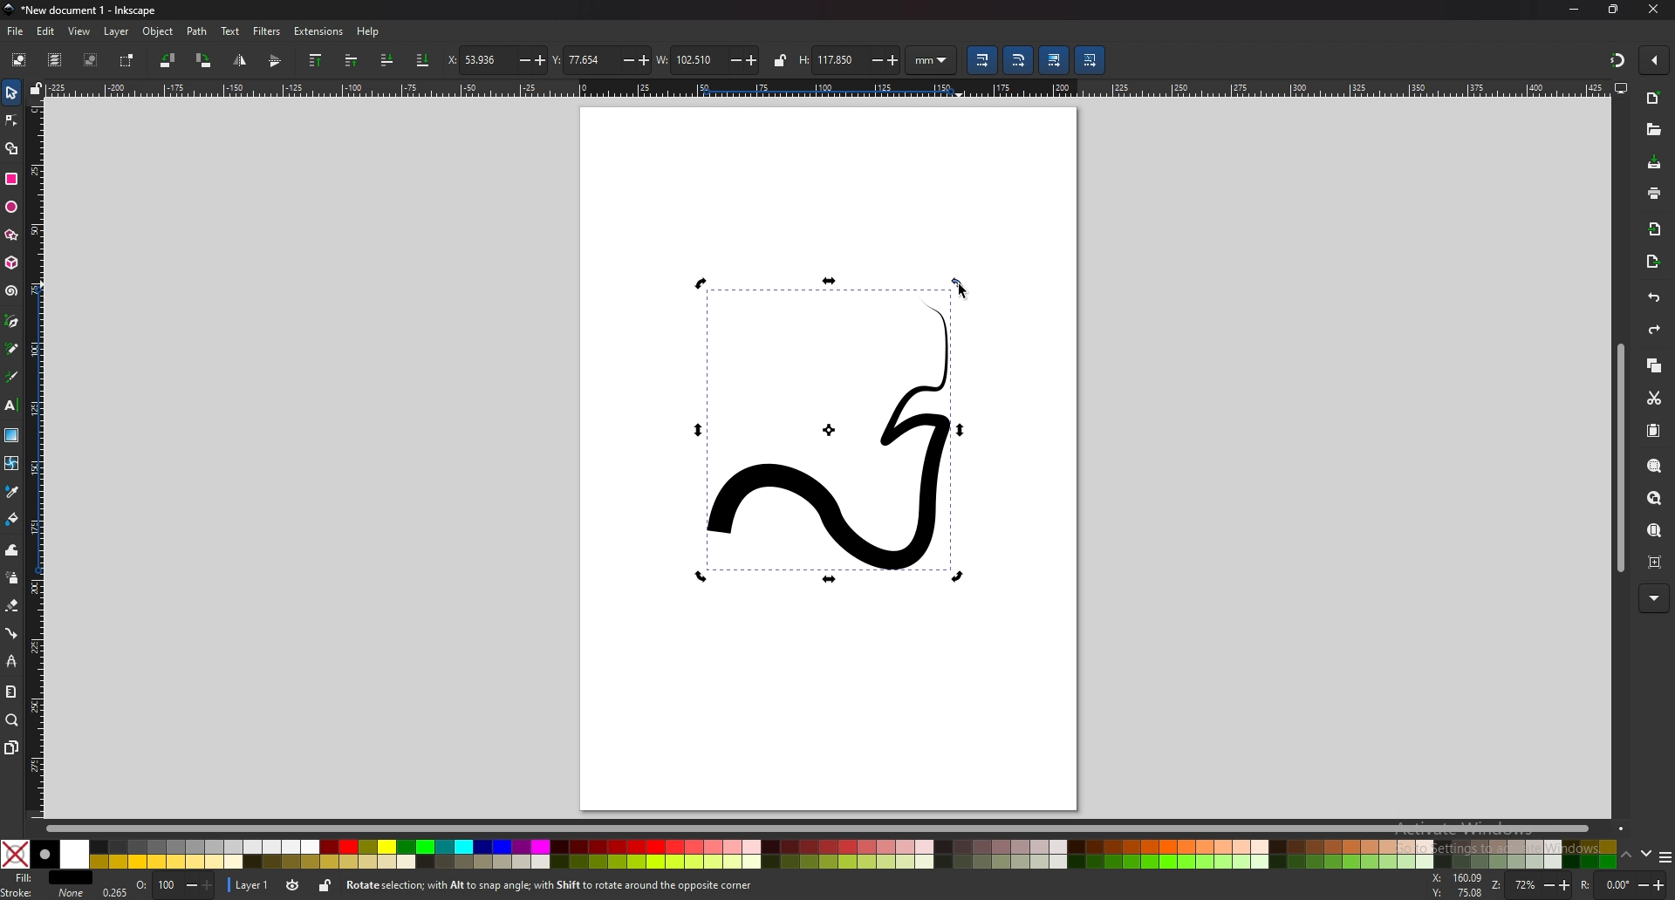 The height and width of the screenshot is (900, 1675). I want to click on rectangle, so click(11, 179).